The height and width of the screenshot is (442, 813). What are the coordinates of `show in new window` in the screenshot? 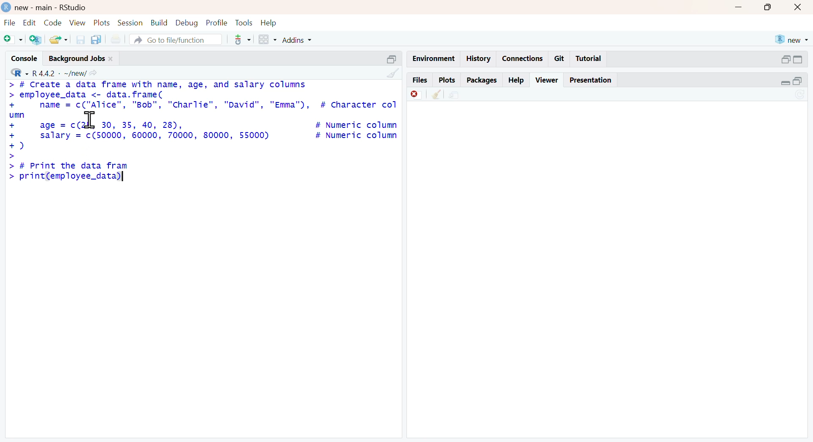 It's located at (462, 95).